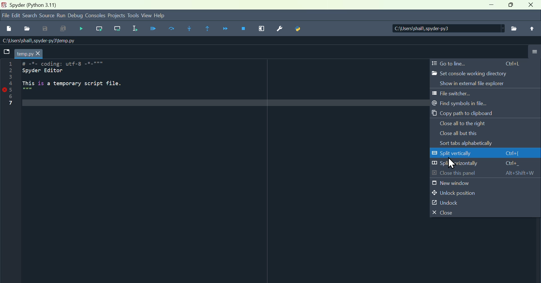 The image size is (541, 283). I want to click on Sorts tabs alphabetically, so click(487, 144).